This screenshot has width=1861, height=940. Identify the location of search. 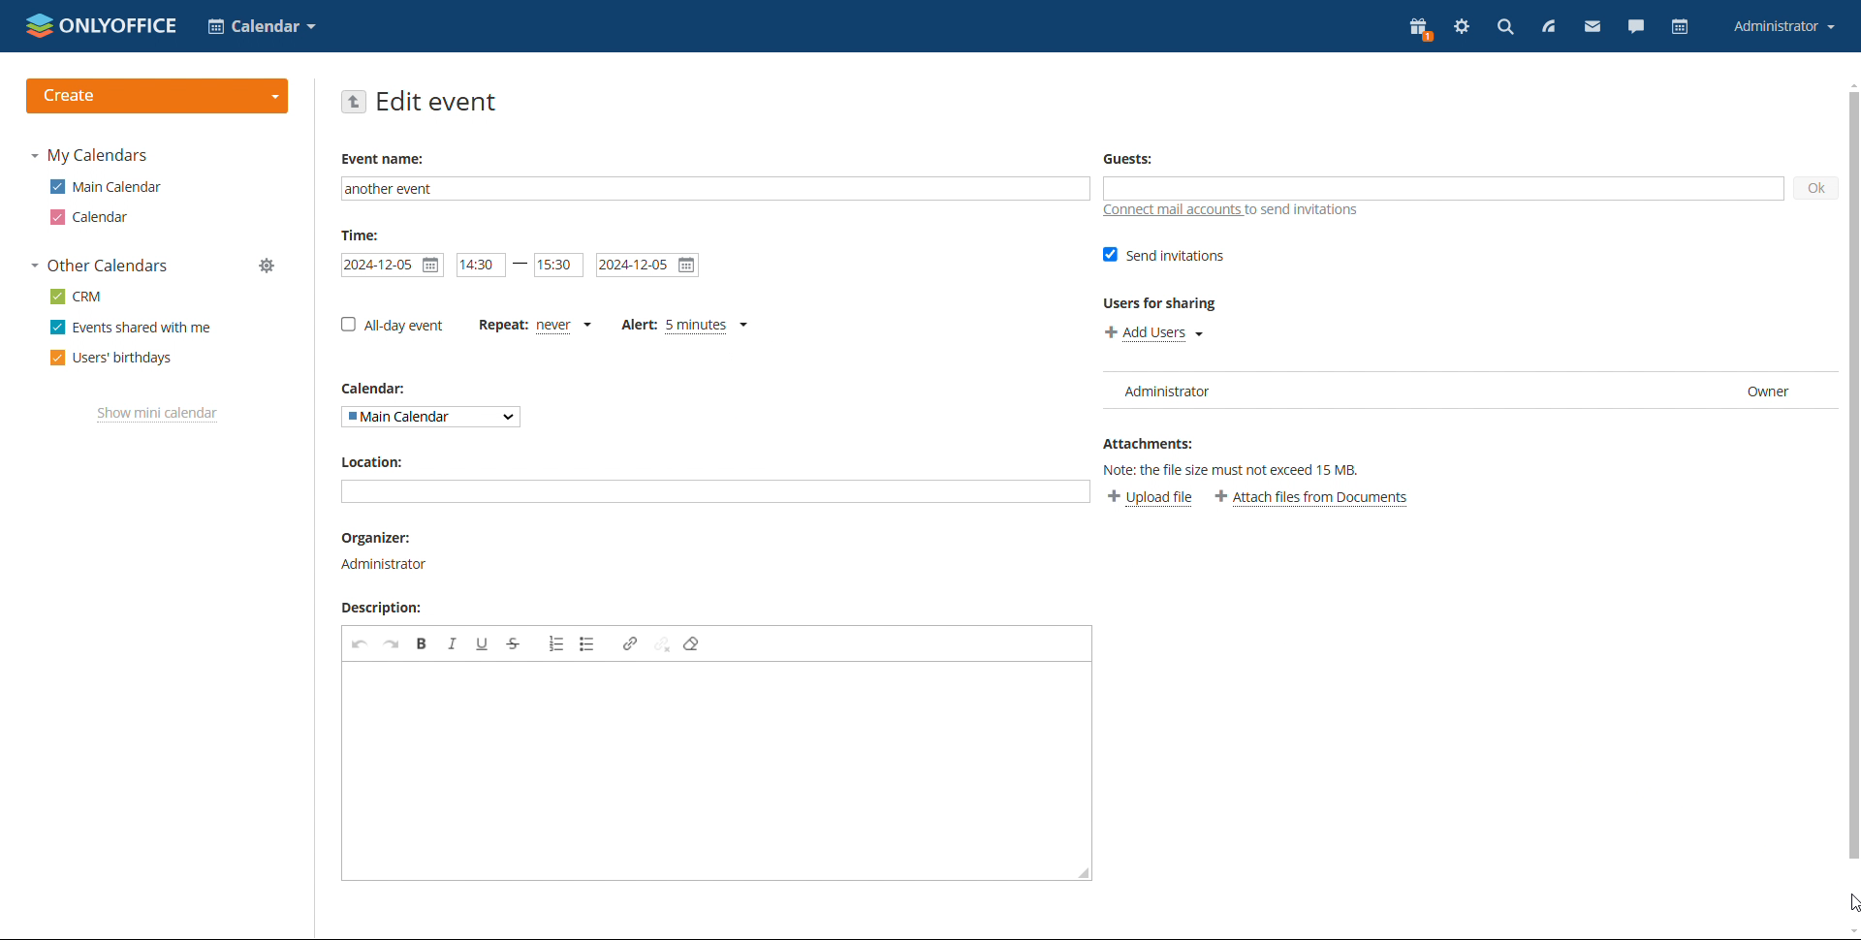
(1504, 27).